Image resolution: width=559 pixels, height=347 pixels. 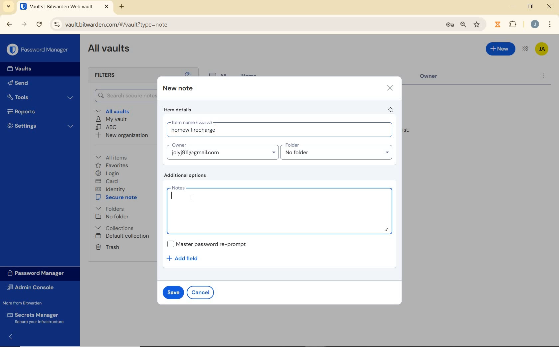 What do you see at coordinates (64, 6) in the screenshot?
I see `open tab` at bounding box center [64, 6].